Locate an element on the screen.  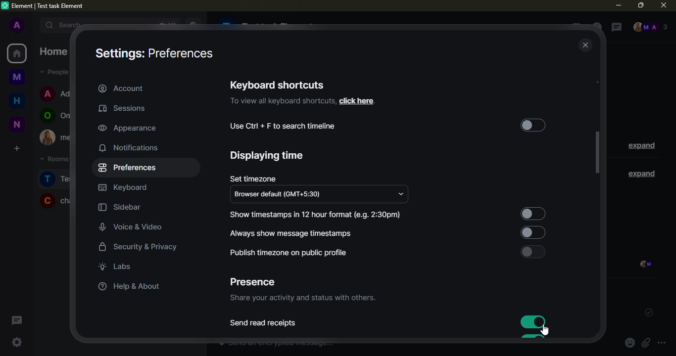
voice video is located at coordinates (138, 226).